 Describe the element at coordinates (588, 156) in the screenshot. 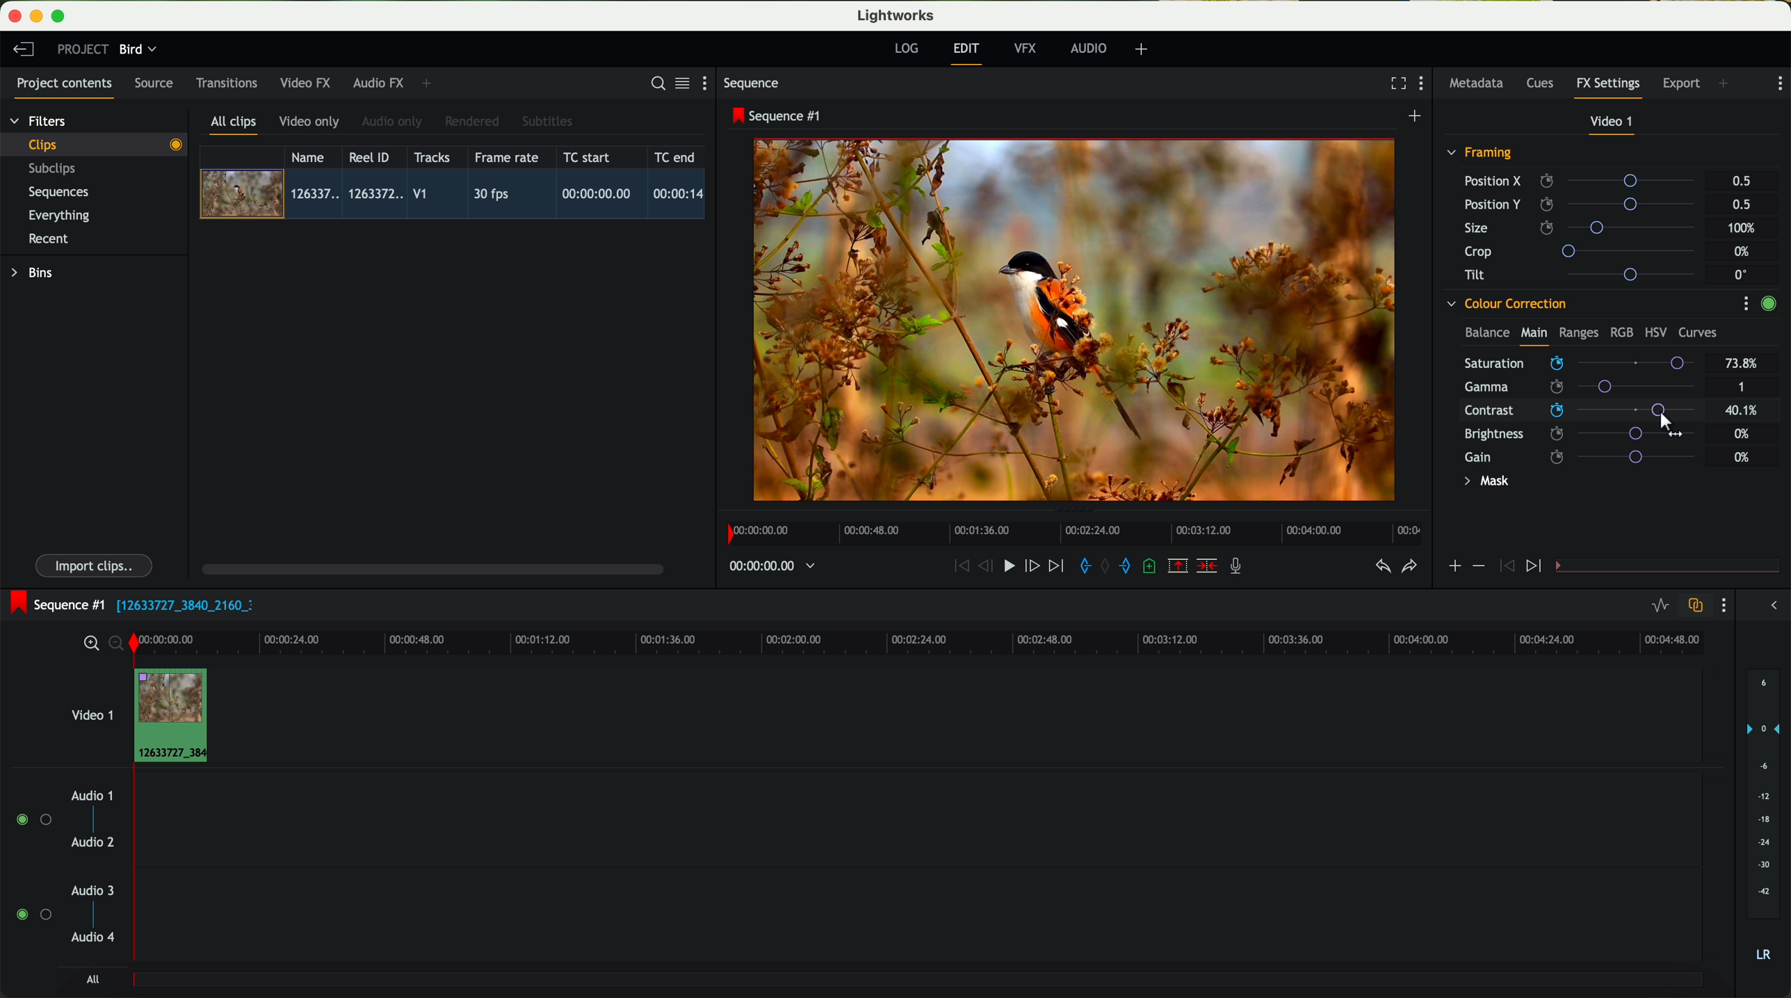

I see `TC start` at that location.